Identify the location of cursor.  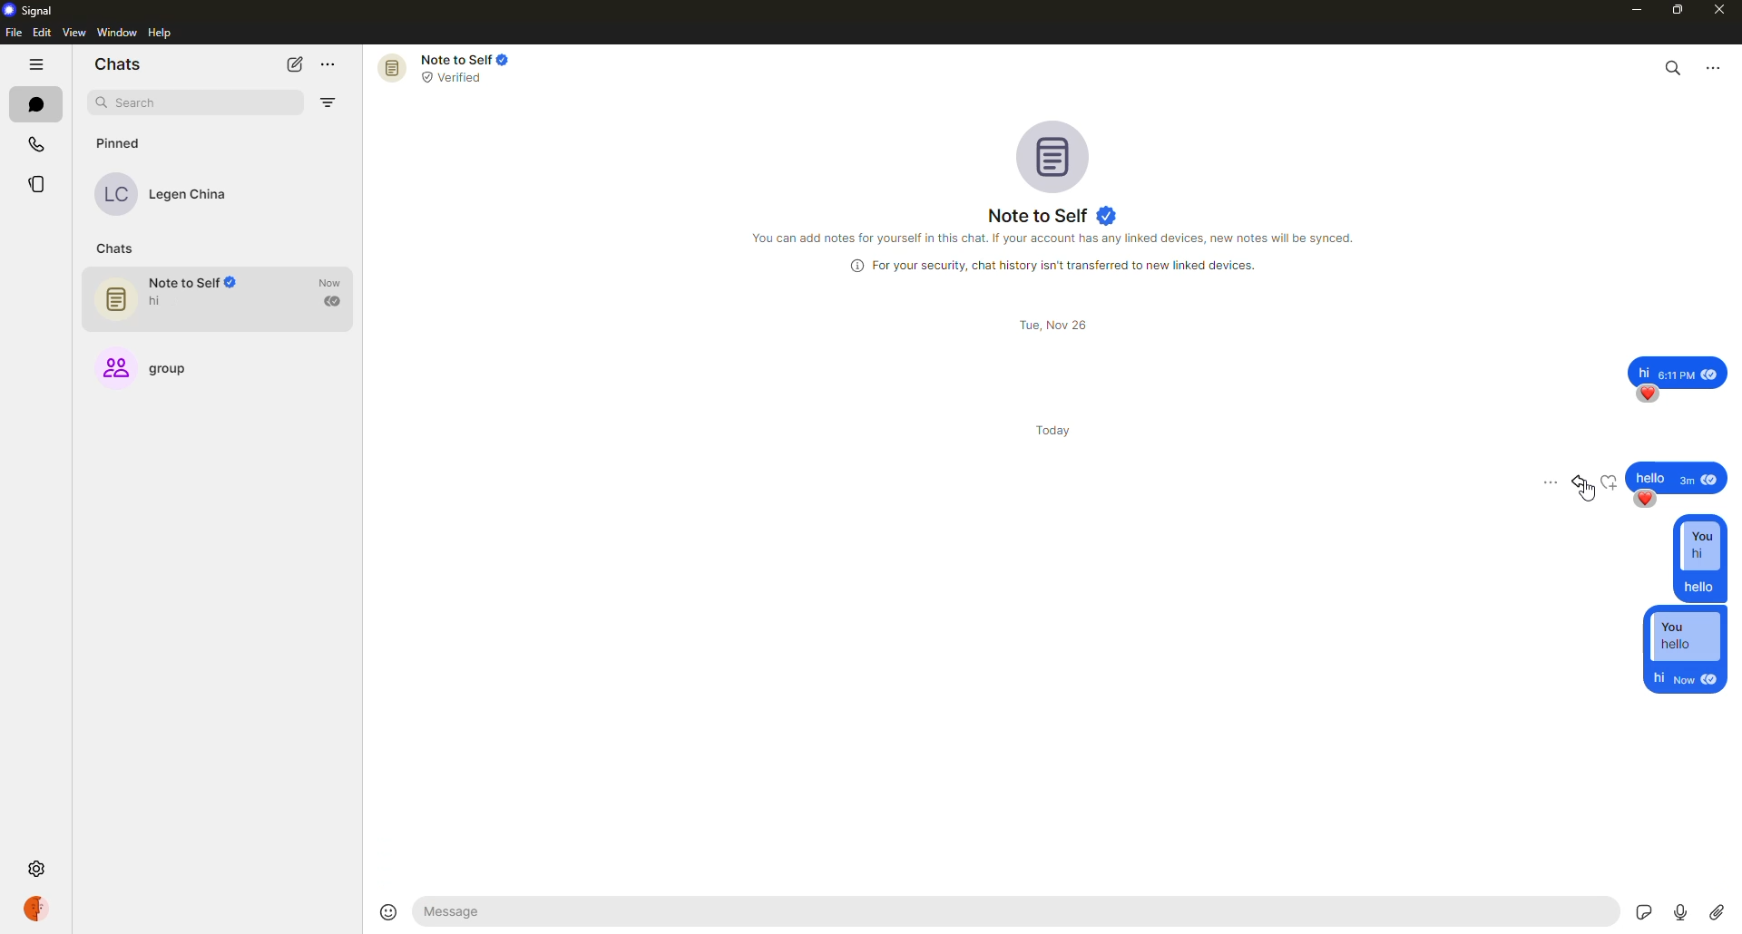
(1588, 501).